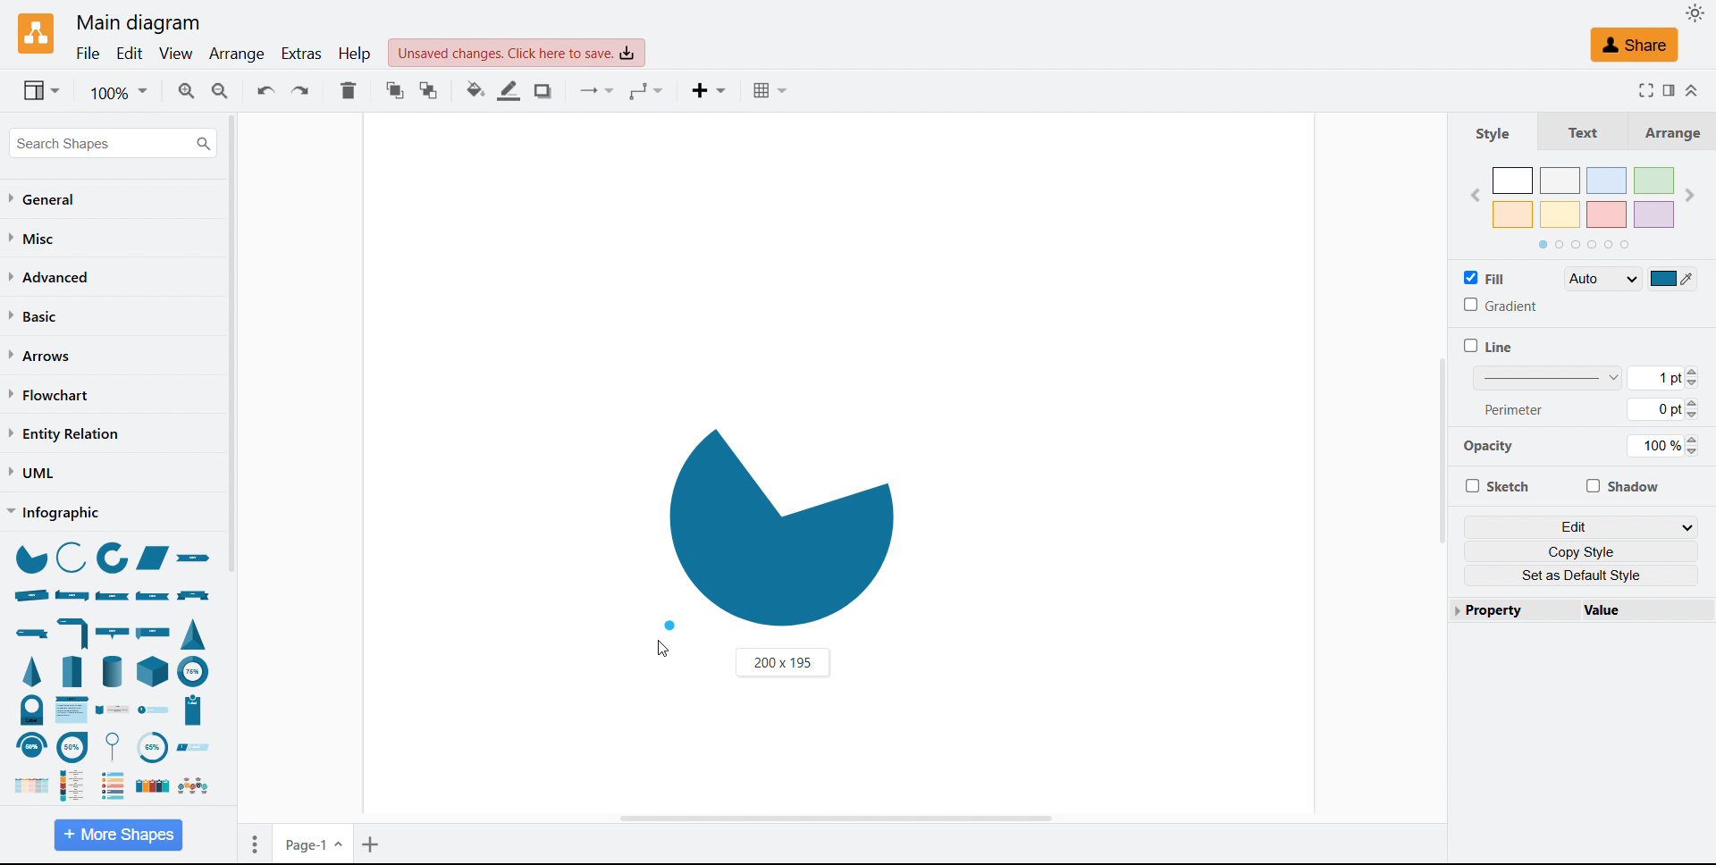  I want to click on partial concentric ellipse, so click(114, 559).